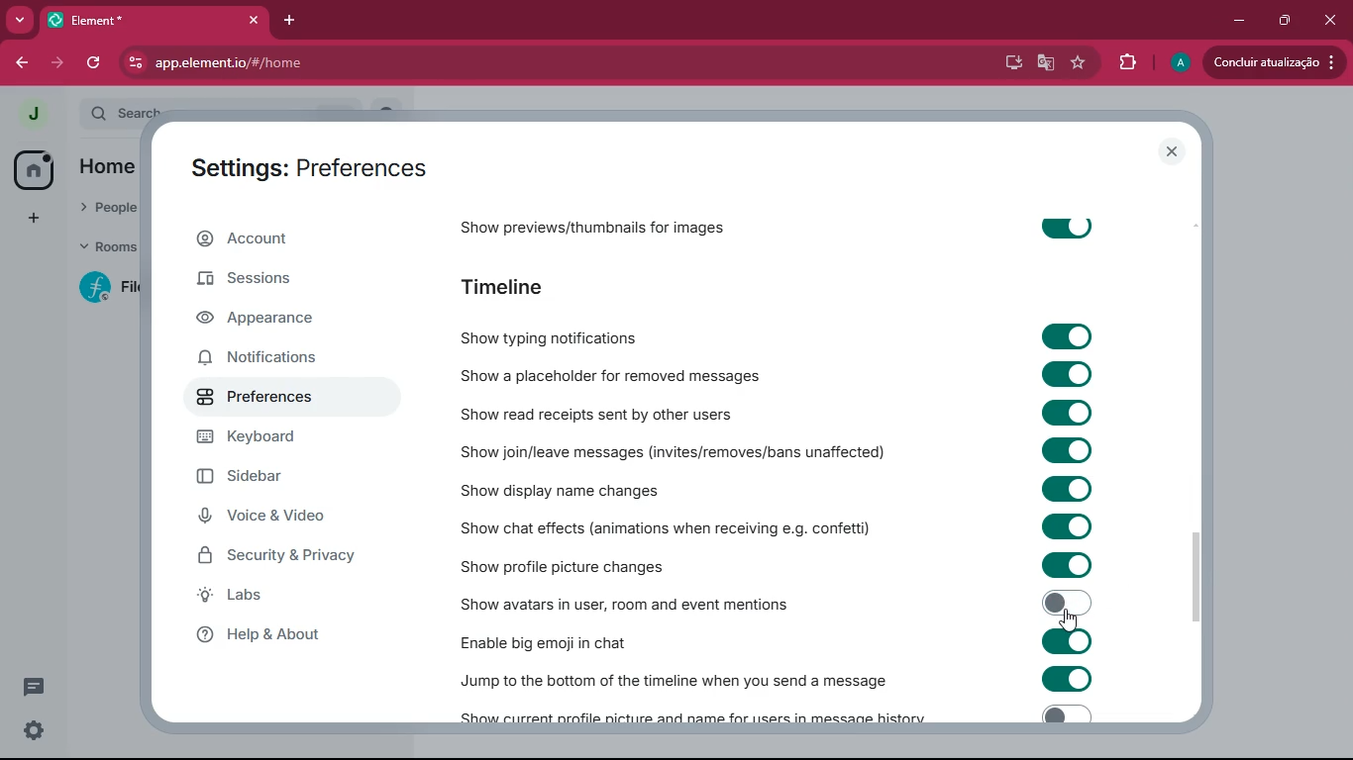 The height and width of the screenshot is (760, 1353). Describe the element at coordinates (1071, 450) in the screenshot. I see `toggle on ` at that location.